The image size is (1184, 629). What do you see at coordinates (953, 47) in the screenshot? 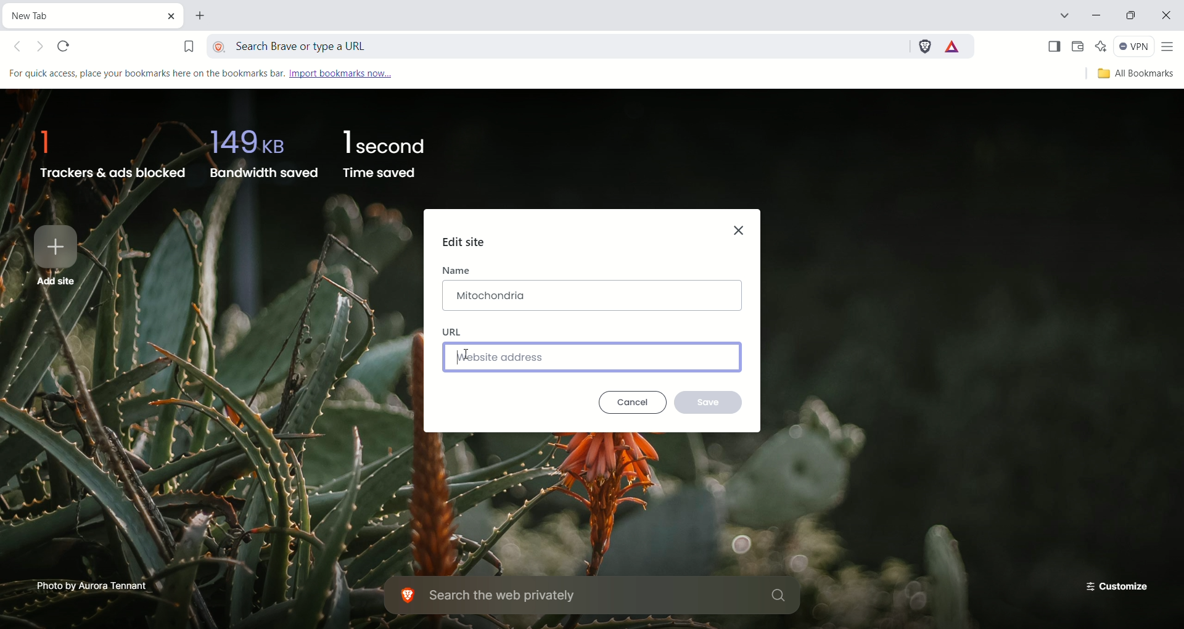
I see `rewards` at bounding box center [953, 47].